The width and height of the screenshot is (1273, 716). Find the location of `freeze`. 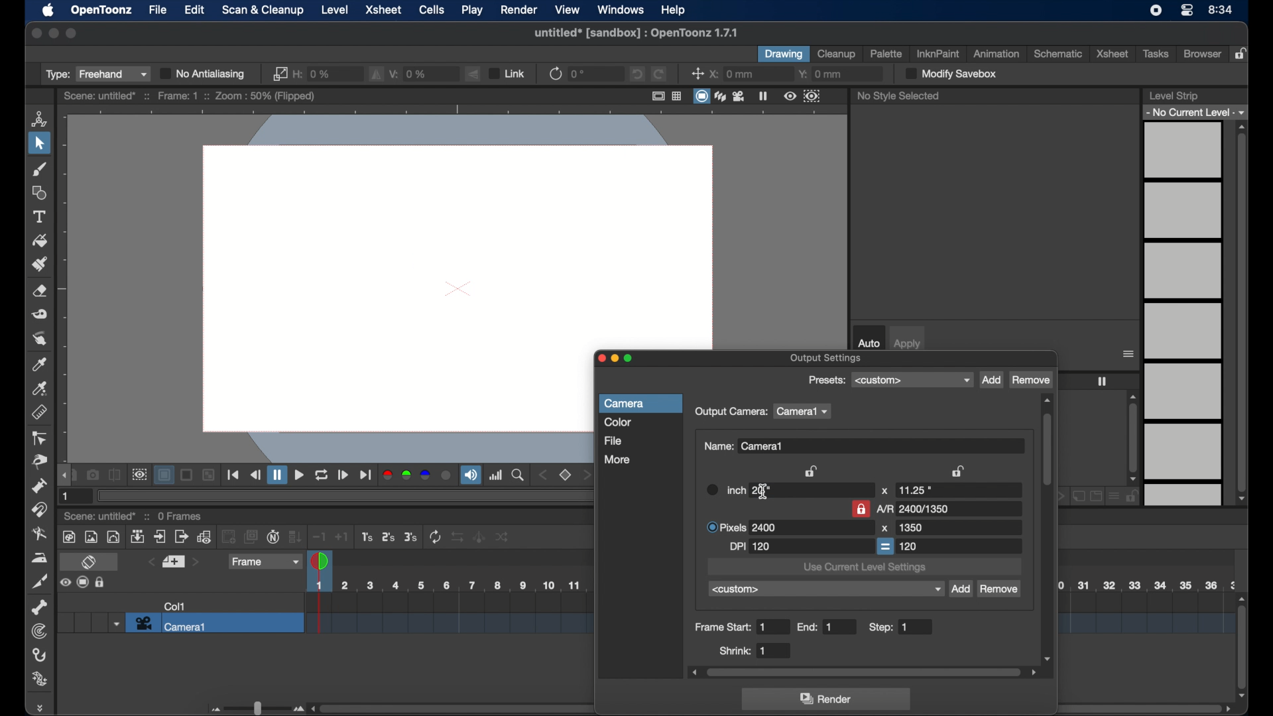

freeze is located at coordinates (1102, 381).